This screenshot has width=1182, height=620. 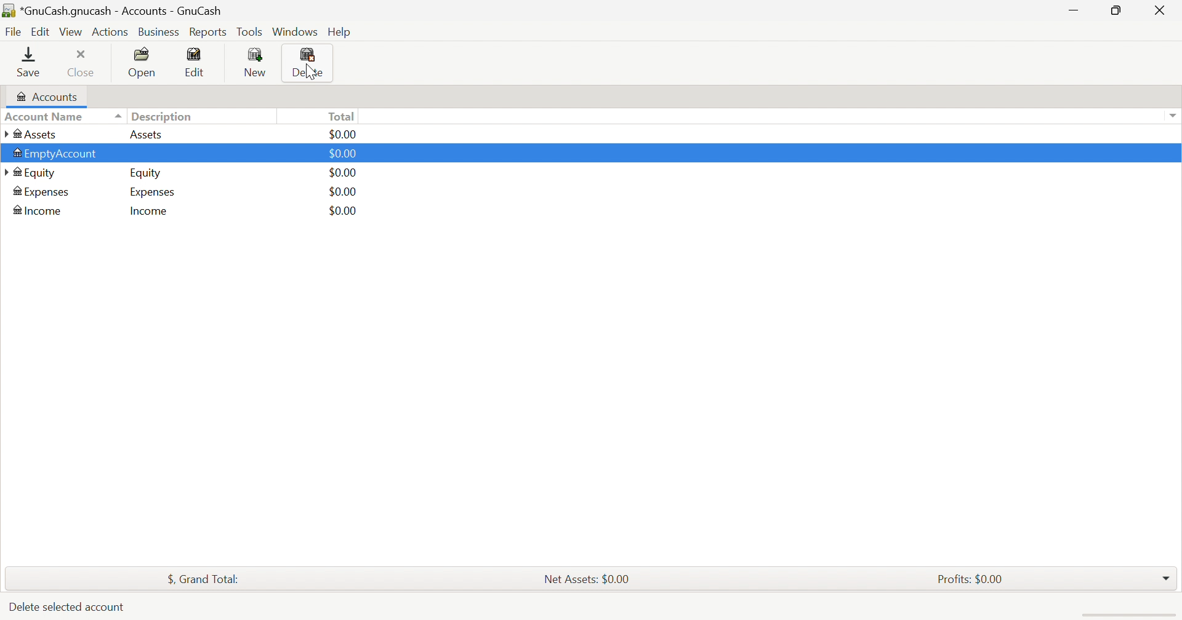 What do you see at coordinates (344, 135) in the screenshot?
I see `$0.00` at bounding box center [344, 135].